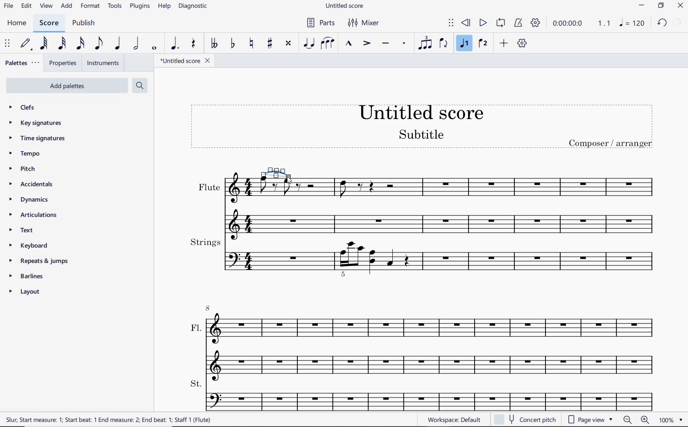  I want to click on CUSTOMIZE TOOLBAR, so click(522, 44).